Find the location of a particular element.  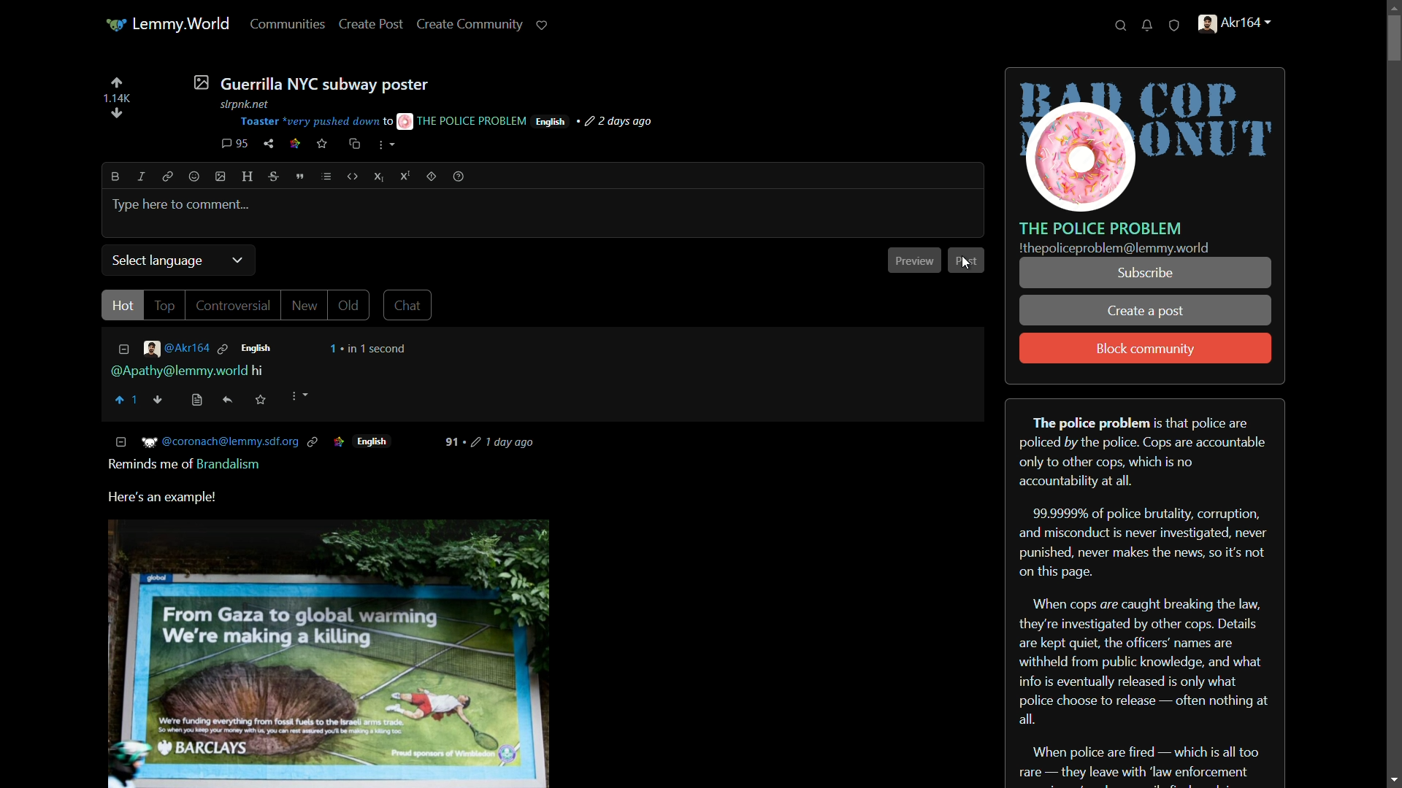

share is located at coordinates (269, 144).